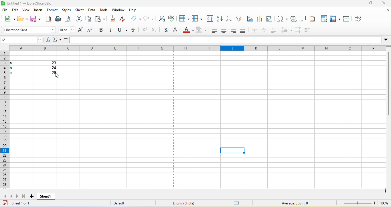 The height and width of the screenshot is (207, 391). I want to click on save, so click(35, 20).